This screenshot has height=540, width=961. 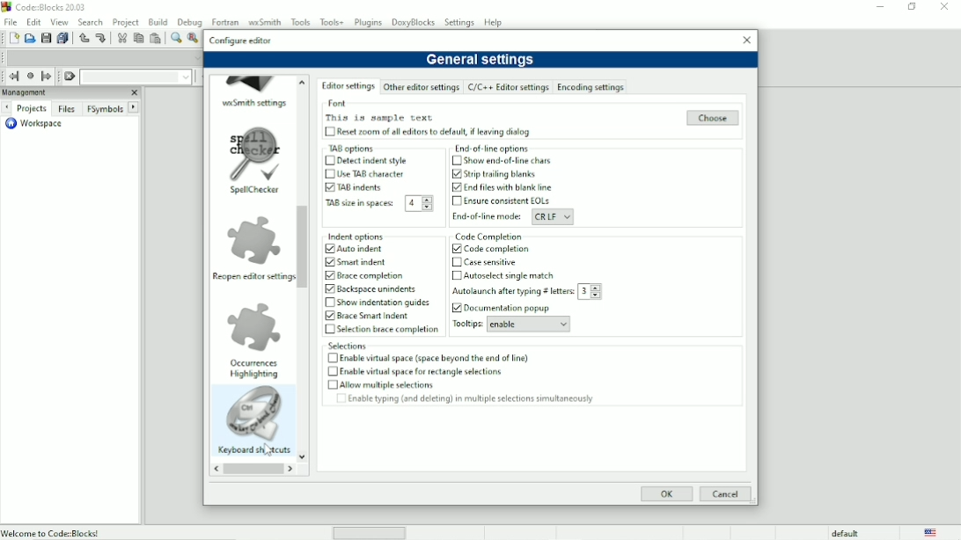 What do you see at coordinates (568, 217) in the screenshot?
I see `Drop down` at bounding box center [568, 217].